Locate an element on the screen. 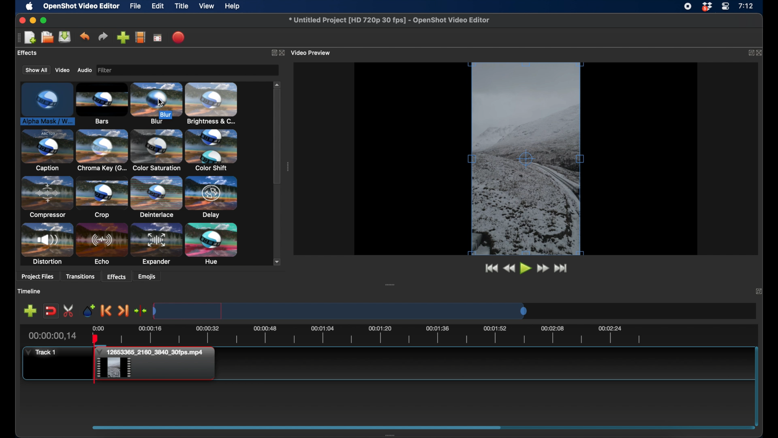 This screenshot has height=438, width=778. center the playhead on timeline is located at coordinates (141, 310).